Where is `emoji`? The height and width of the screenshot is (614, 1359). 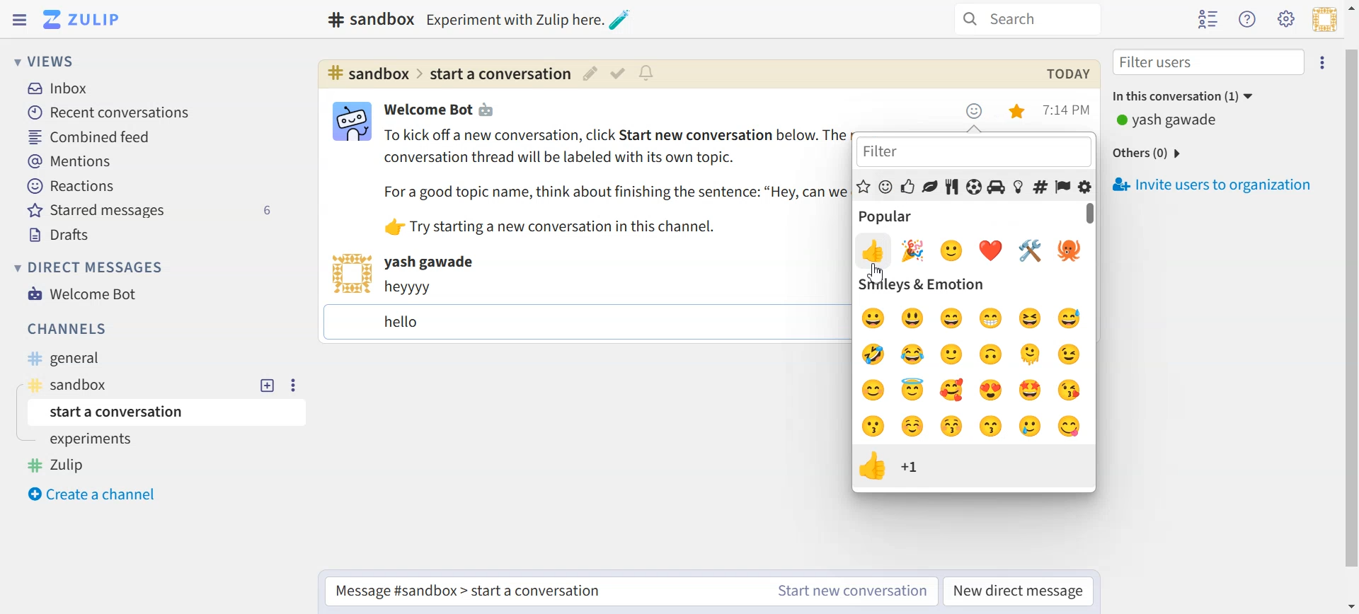 emoji is located at coordinates (948, 248).